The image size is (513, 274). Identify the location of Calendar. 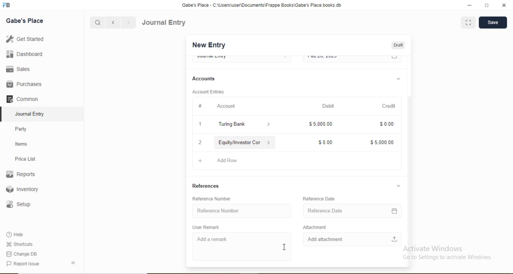
(395, 211).